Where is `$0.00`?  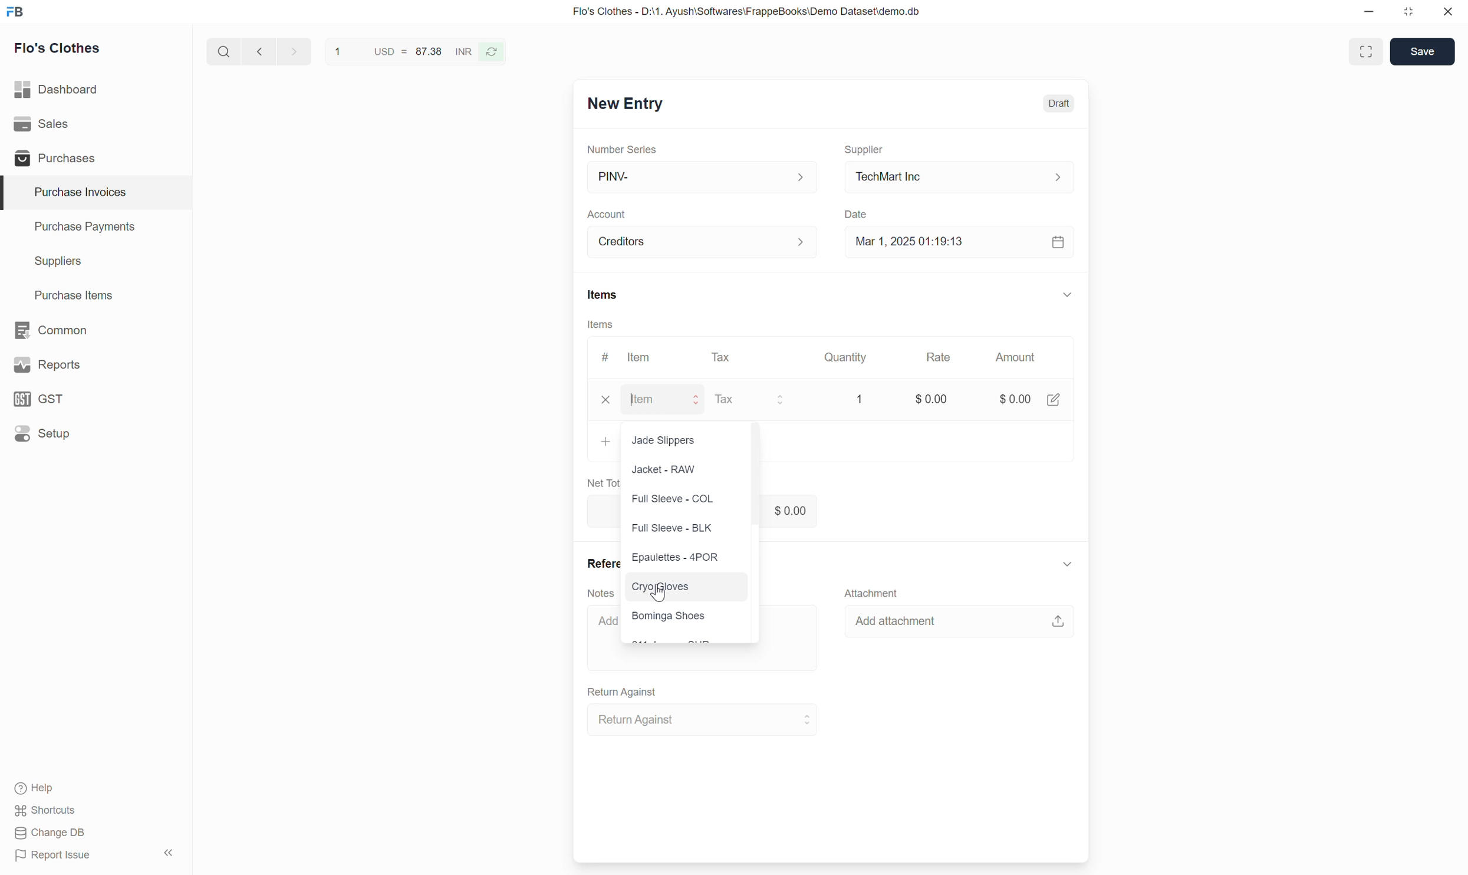
$0.00 is located at coordinates (1015, 398).